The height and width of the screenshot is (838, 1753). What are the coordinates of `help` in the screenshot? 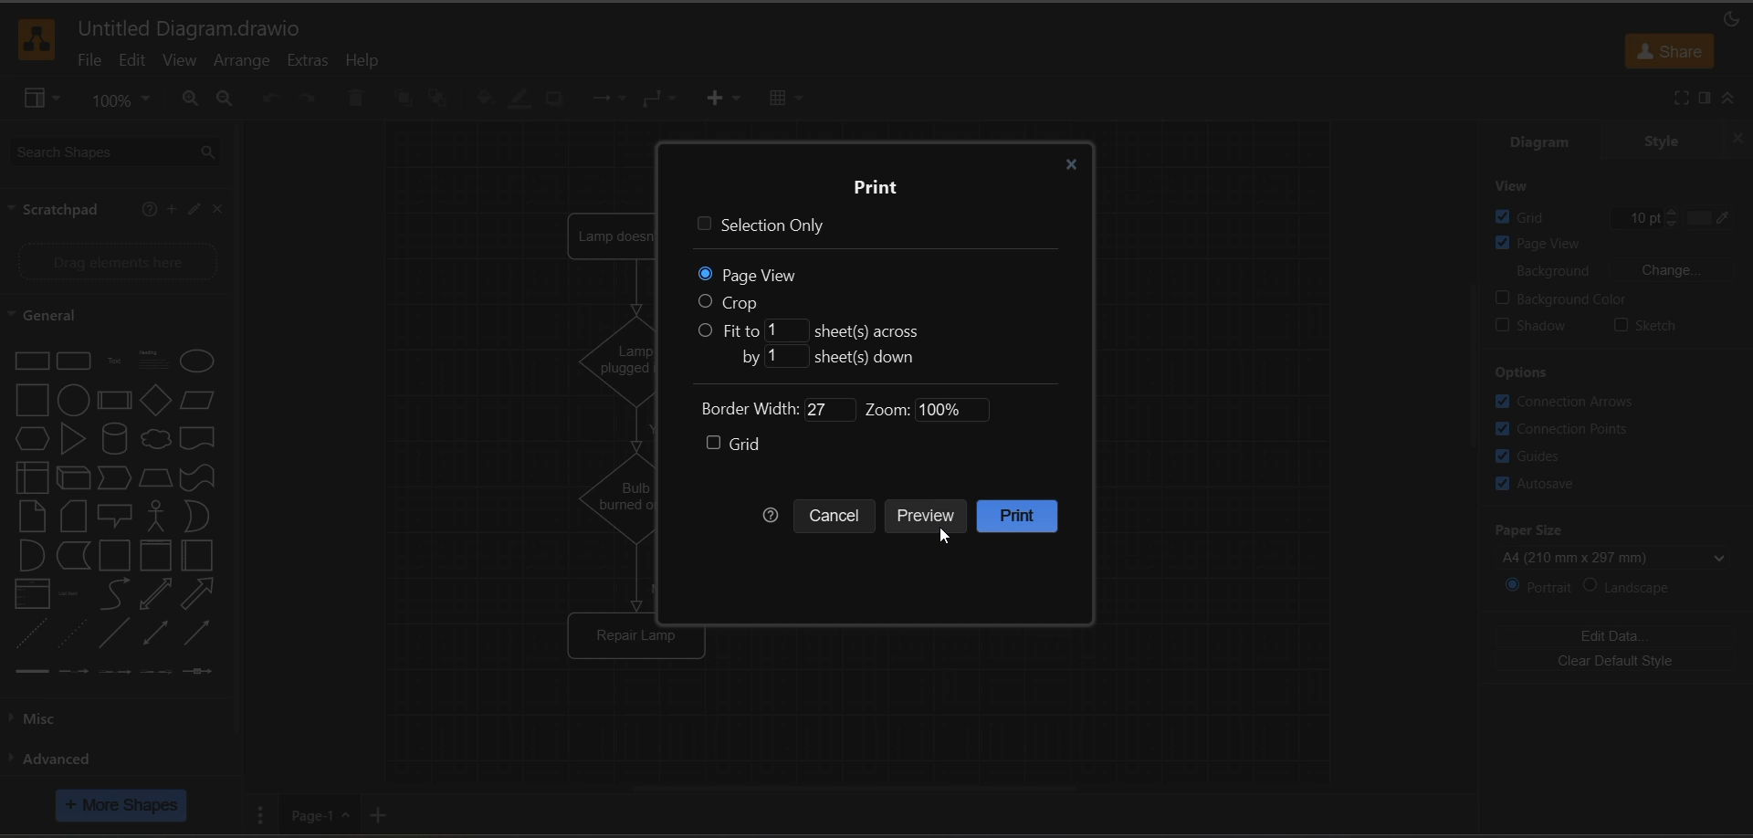 It's located at (147, 209).